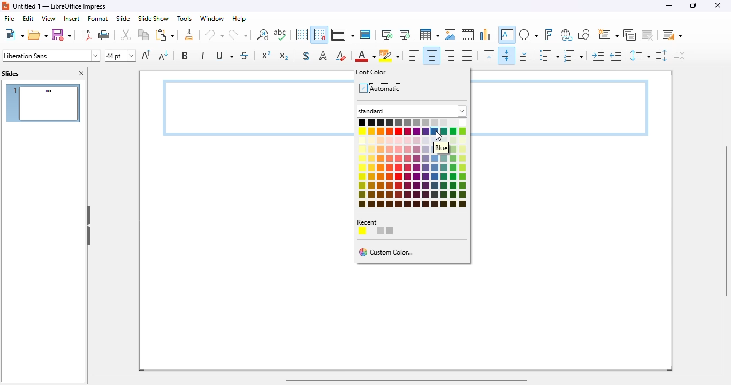  Describe the element at coordinates (441, 148) in the screenshot. I see `blue` at that location.